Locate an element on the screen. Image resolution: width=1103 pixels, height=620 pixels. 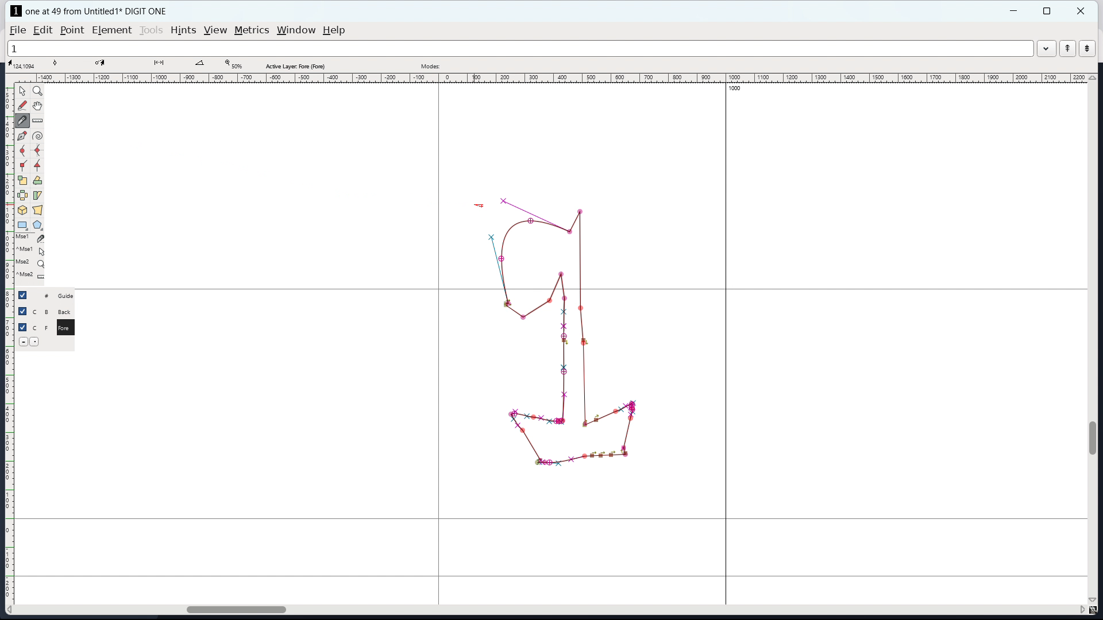
scroll left is located at coordinates (12, 610).